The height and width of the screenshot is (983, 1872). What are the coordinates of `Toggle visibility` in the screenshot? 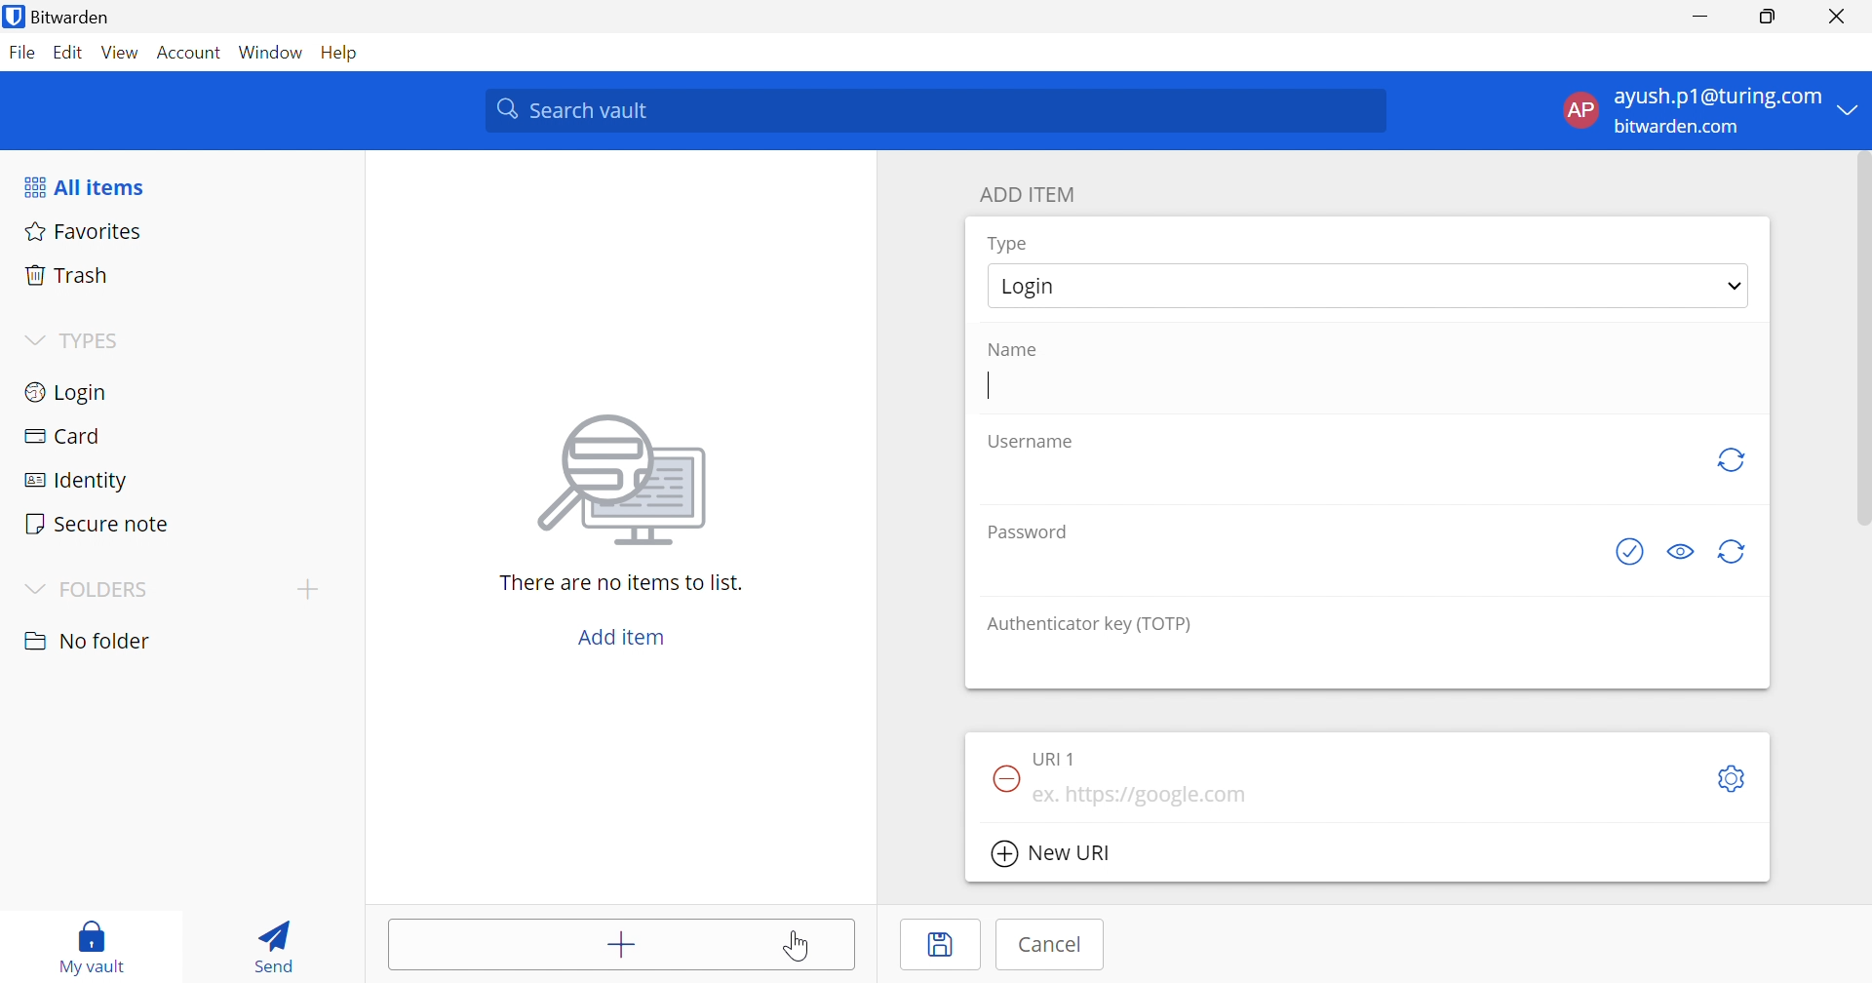 It's located at (1678, 552).